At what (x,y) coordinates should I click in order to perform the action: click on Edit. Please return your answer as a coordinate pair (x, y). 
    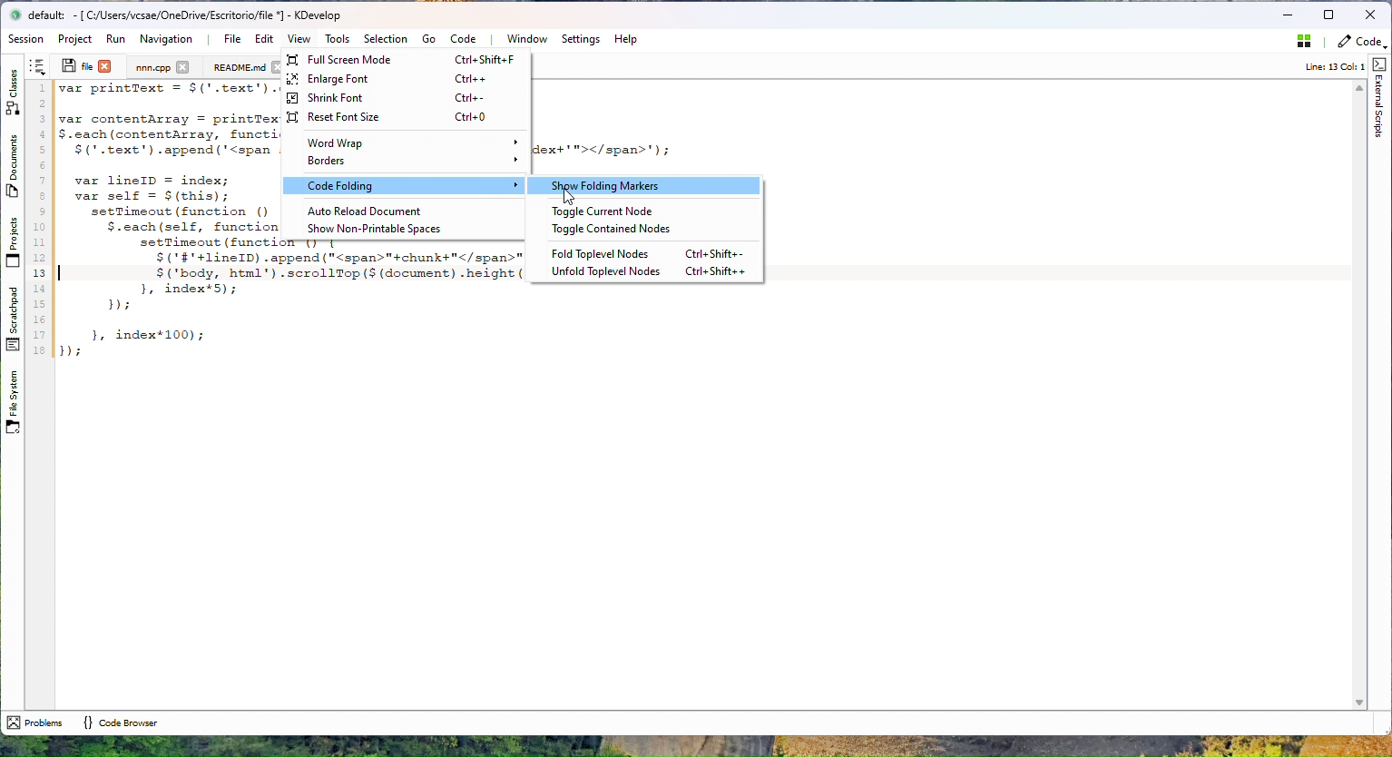
    Looking at the image, I should click on (261, 39).